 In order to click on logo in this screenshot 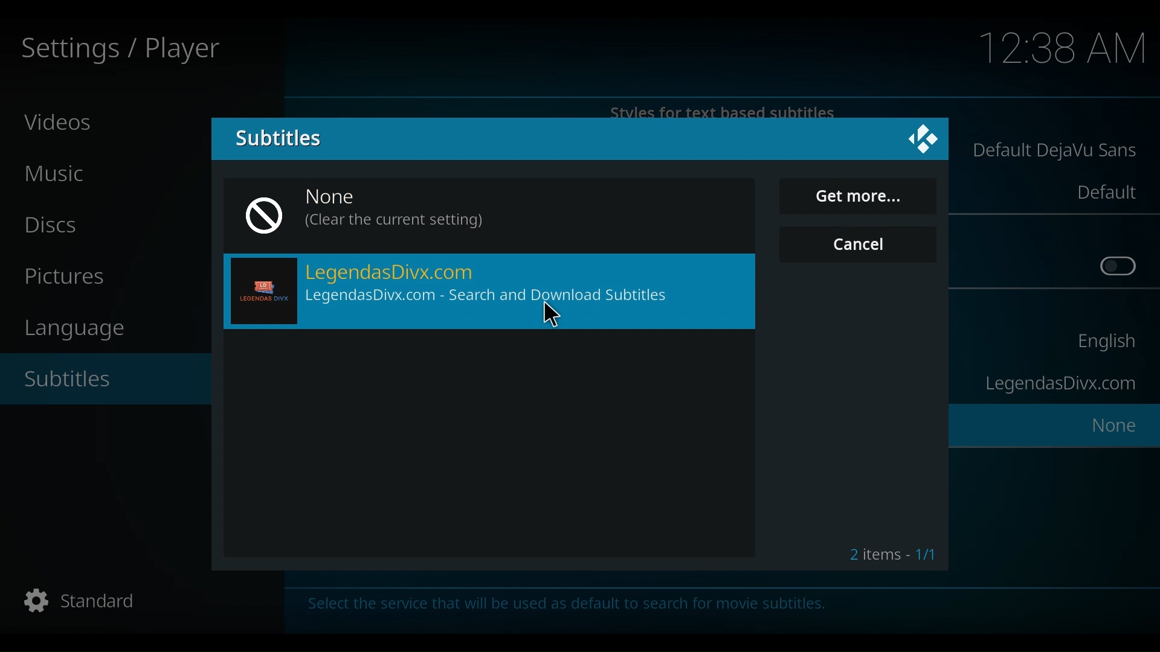, I will do `click(926, 138)`.